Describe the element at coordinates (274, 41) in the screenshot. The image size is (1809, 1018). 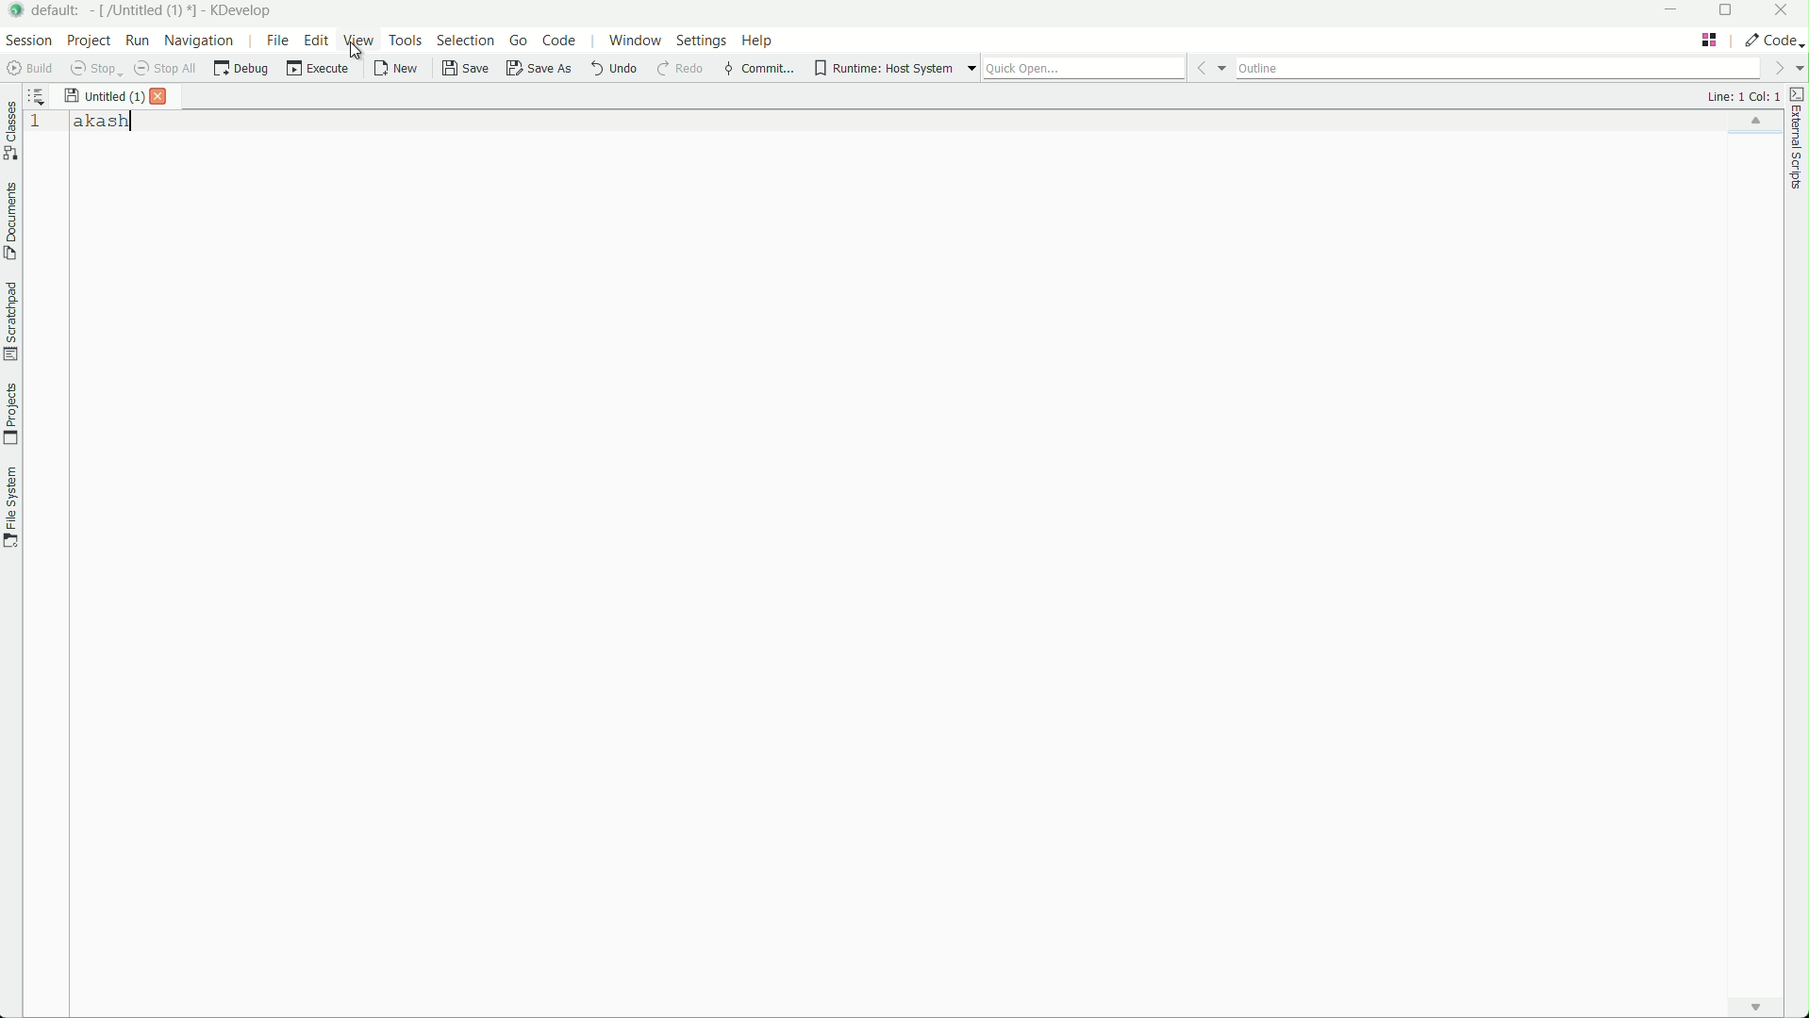
I see `file` at that location.